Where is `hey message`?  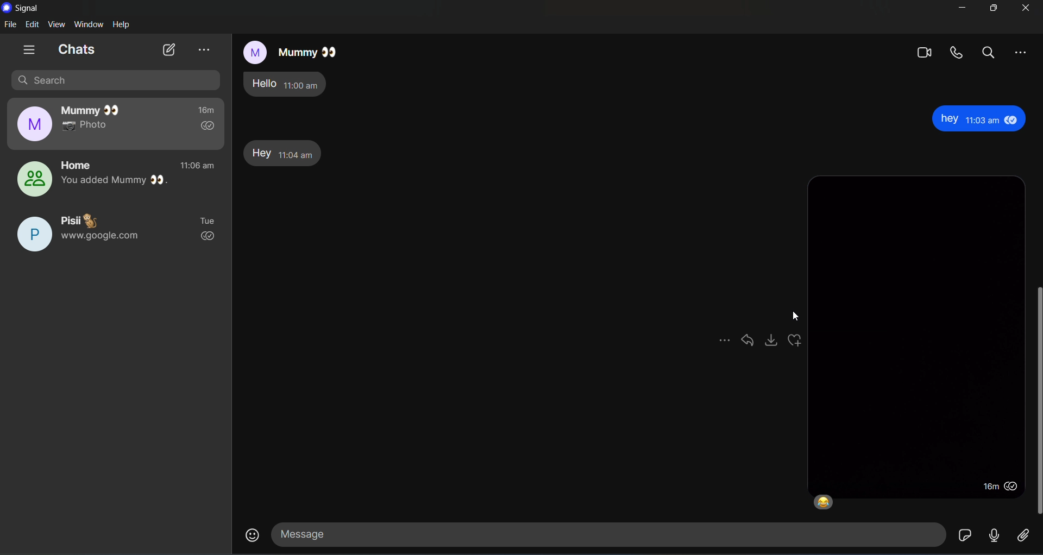
hey message is located at coordinates (983, 119).